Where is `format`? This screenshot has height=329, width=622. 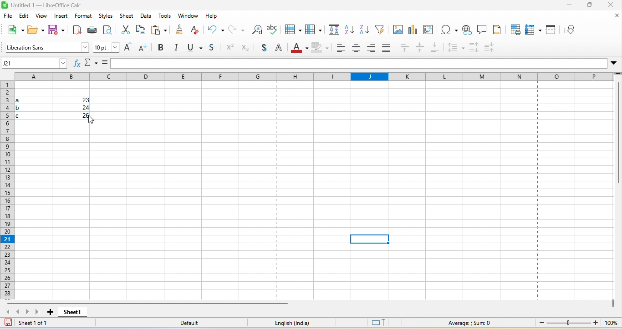
format is located at coordinates (85, 16).